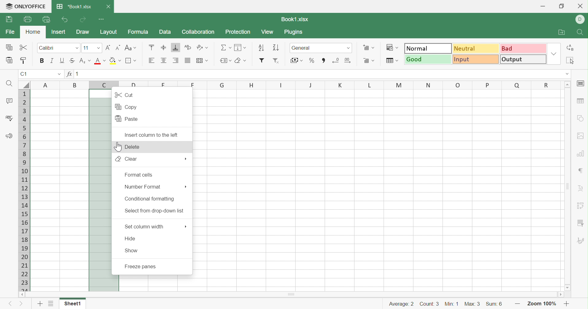 This screenshot has height=309, width=588. I want to click on Drop Down, so click(374, 47).